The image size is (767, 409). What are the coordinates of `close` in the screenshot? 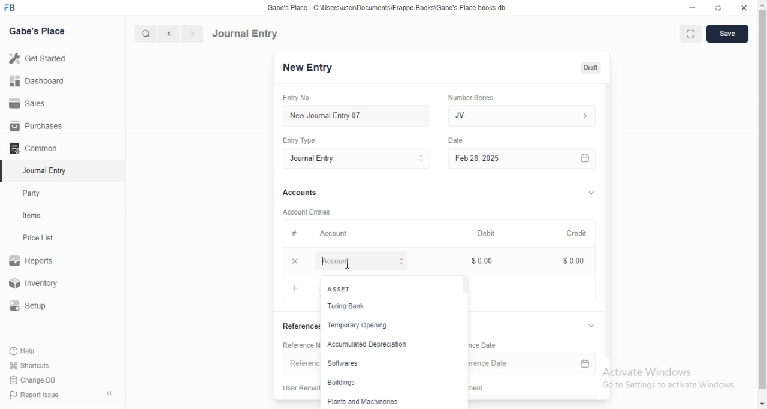 It's located at (744, 7).